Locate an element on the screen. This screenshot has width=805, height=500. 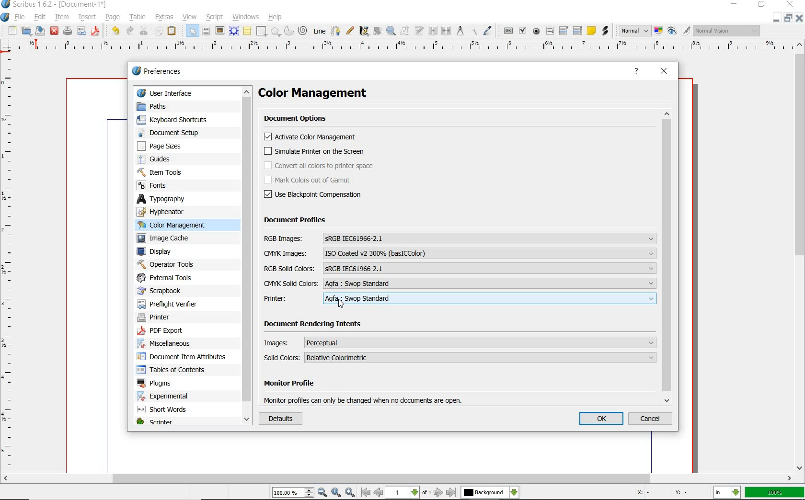
scribus 1.6.2 - [document-1*] is located at coordinates (56, 5).